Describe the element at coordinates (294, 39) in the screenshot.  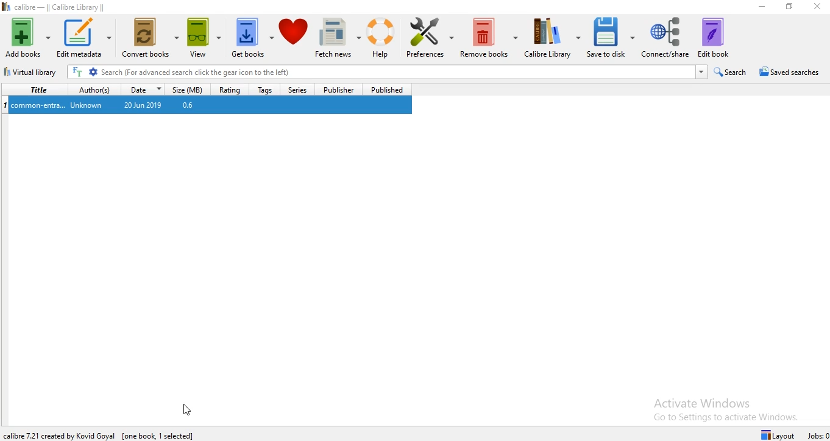
I see `Donate to support calibre` at that location.